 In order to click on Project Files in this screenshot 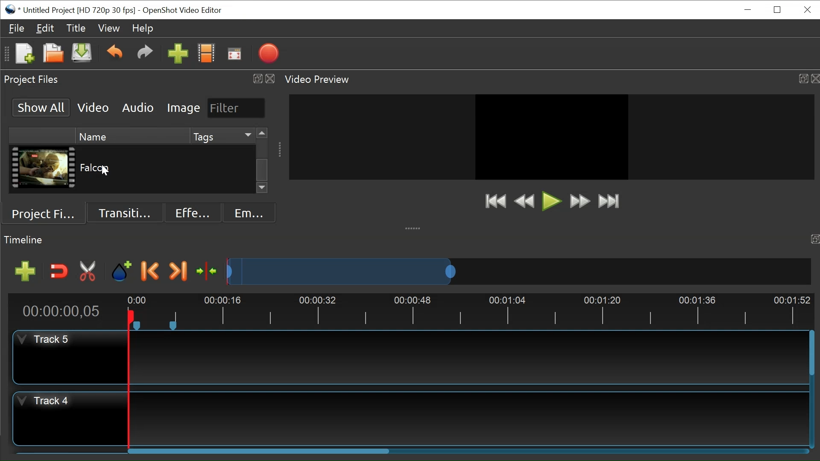, I will do `click(47, 212)`.